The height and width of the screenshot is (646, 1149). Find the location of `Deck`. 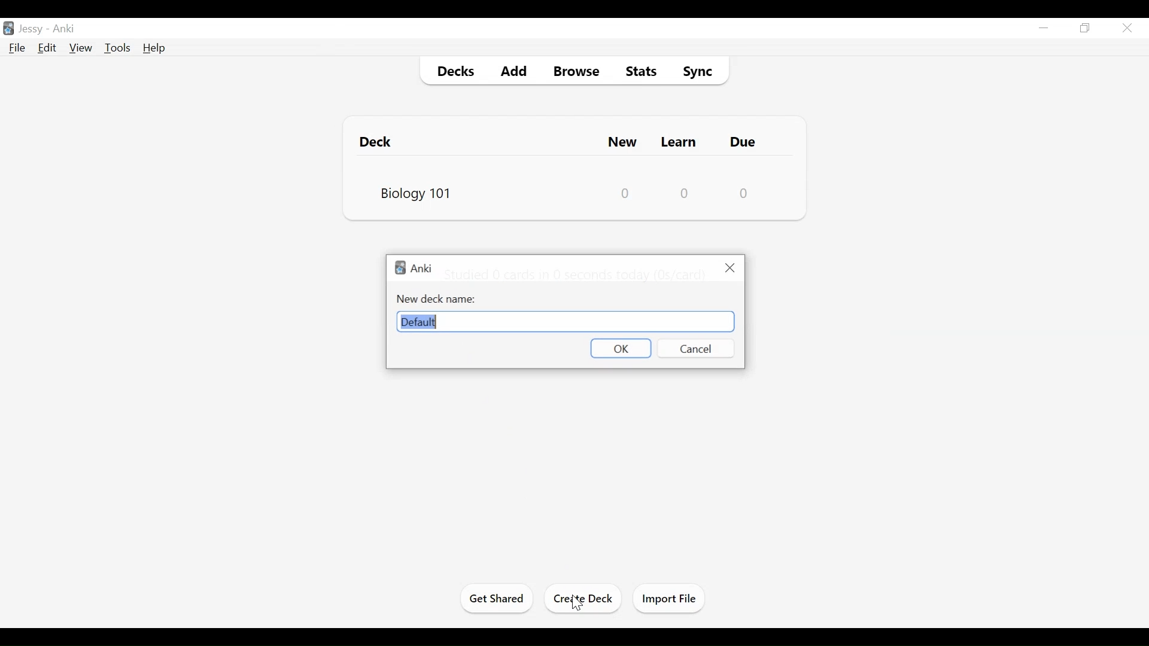

Deck is located at coordinates (380, 141).